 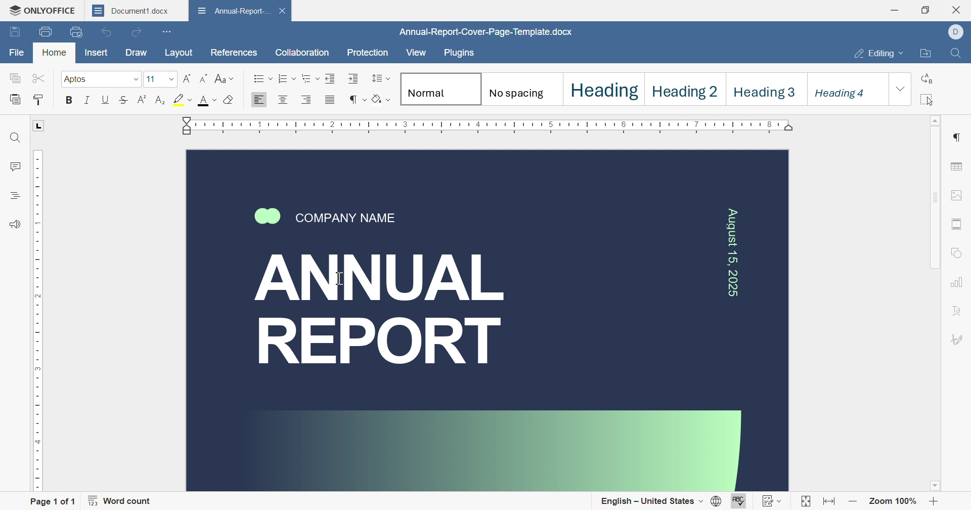 What do you see at coordinates (39, 101) in the screenshot?
I see `copy style` at bounding box center [39, 101].